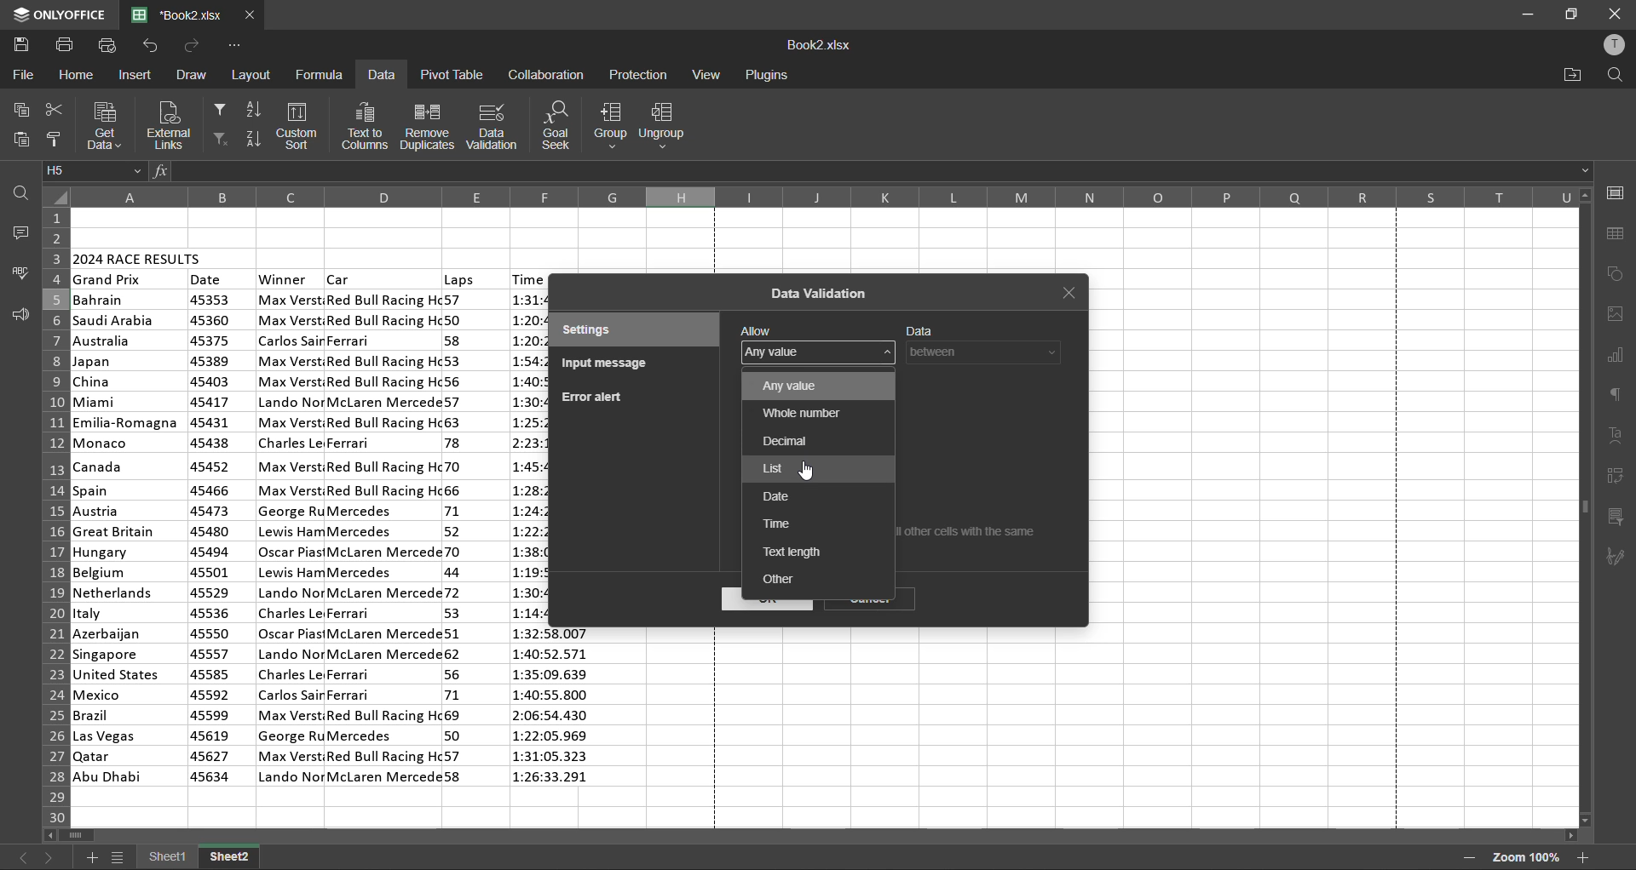 The image size is (1636, 870). I want to click on close, so click(1613, 13).